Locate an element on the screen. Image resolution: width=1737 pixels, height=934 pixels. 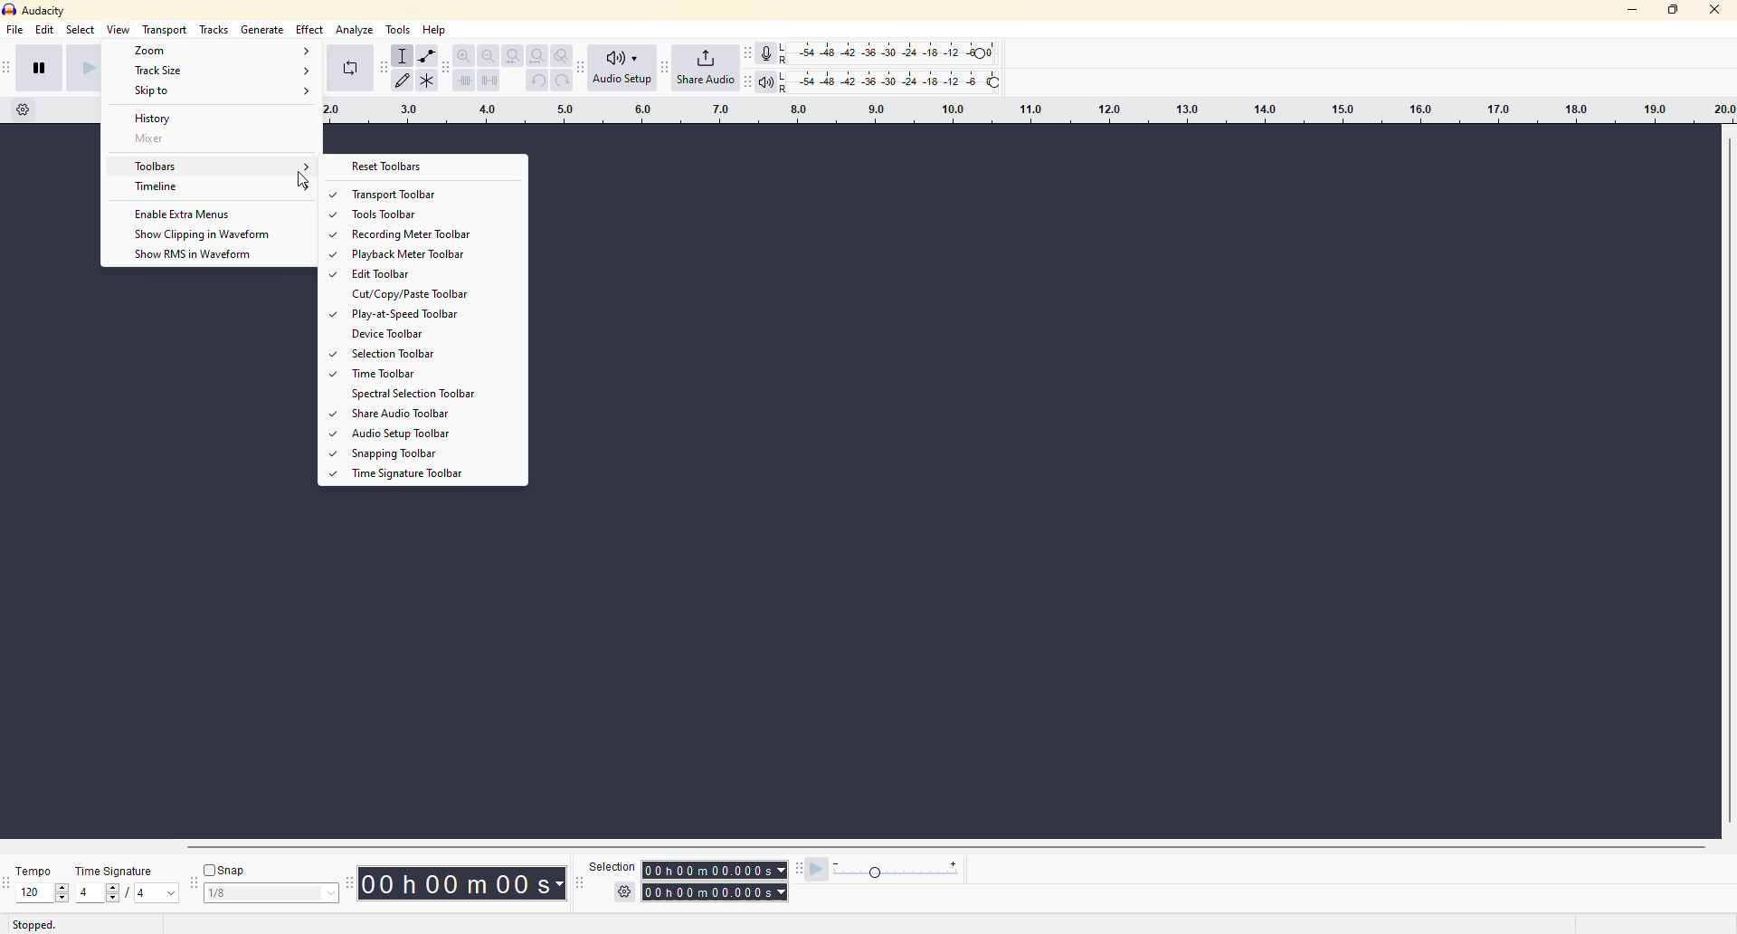
draw tool is located at coordinates (404, 81).